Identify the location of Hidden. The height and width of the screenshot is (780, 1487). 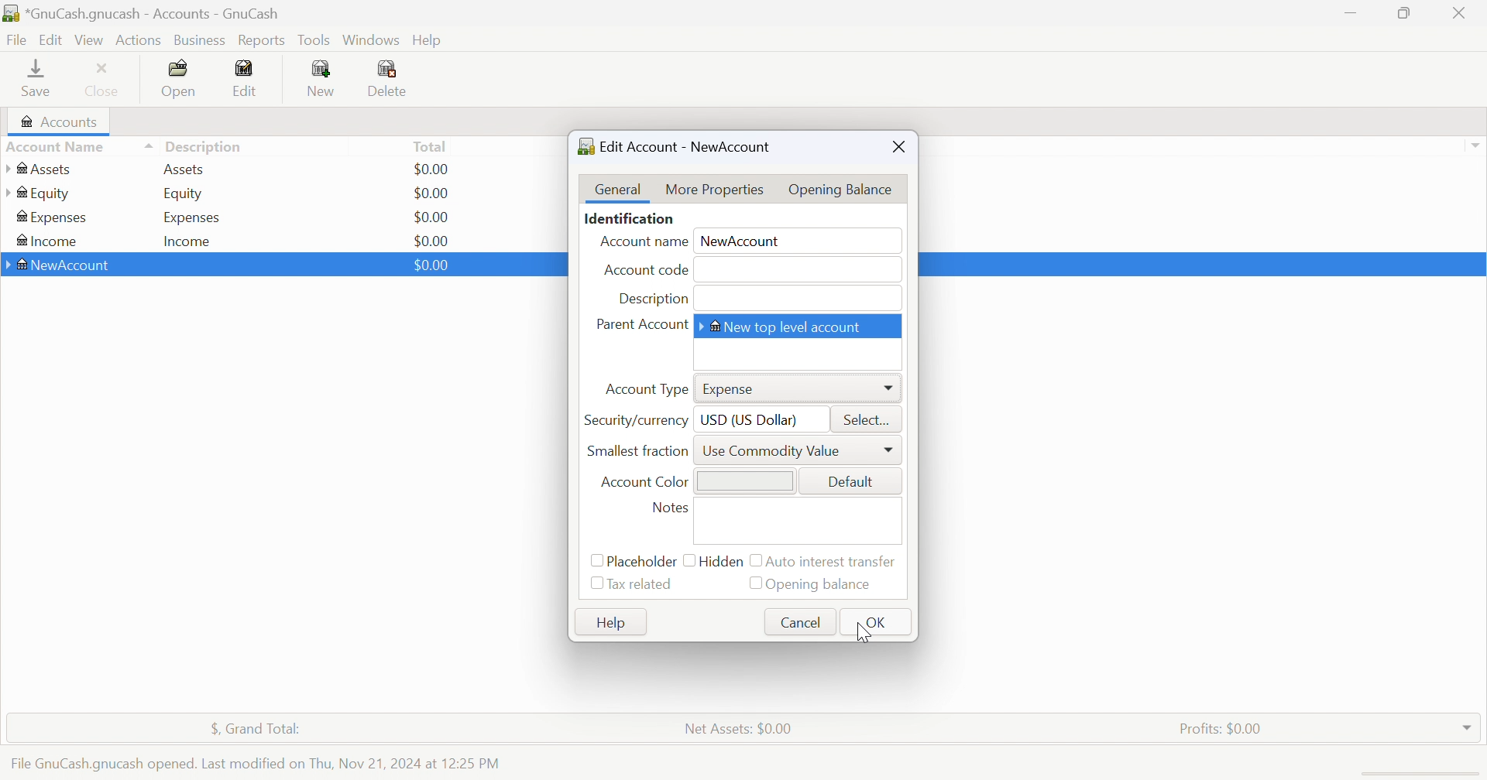
(723, 562).